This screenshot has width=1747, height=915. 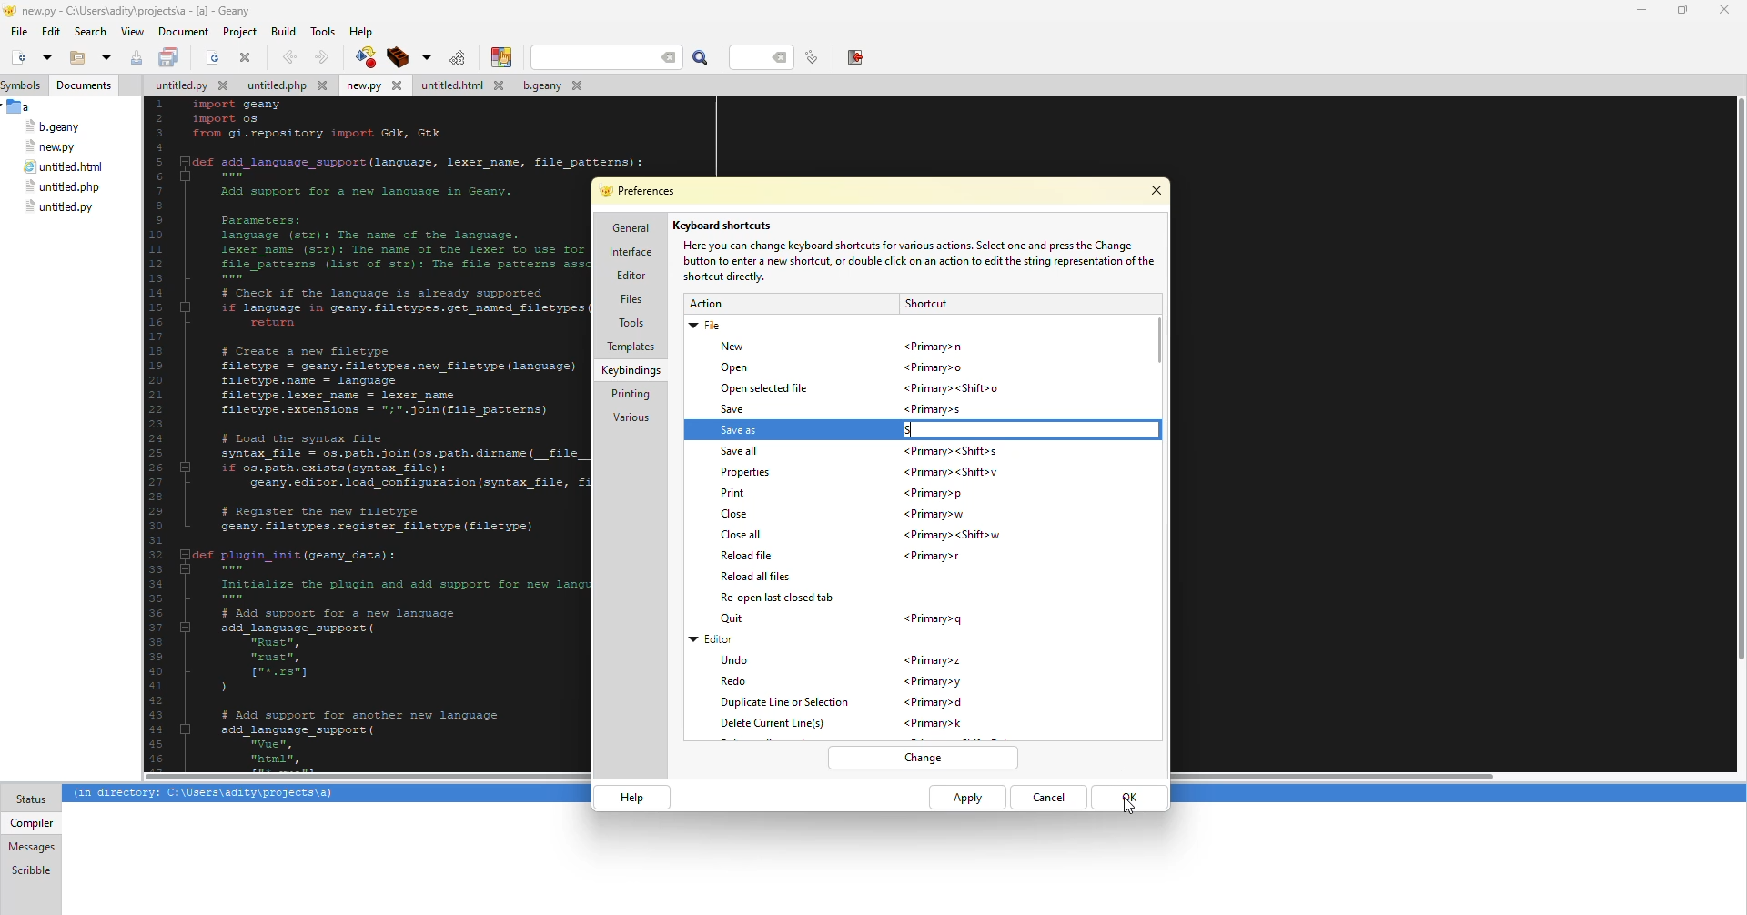 I want to click on shortcut, so click(x=934, y=619).